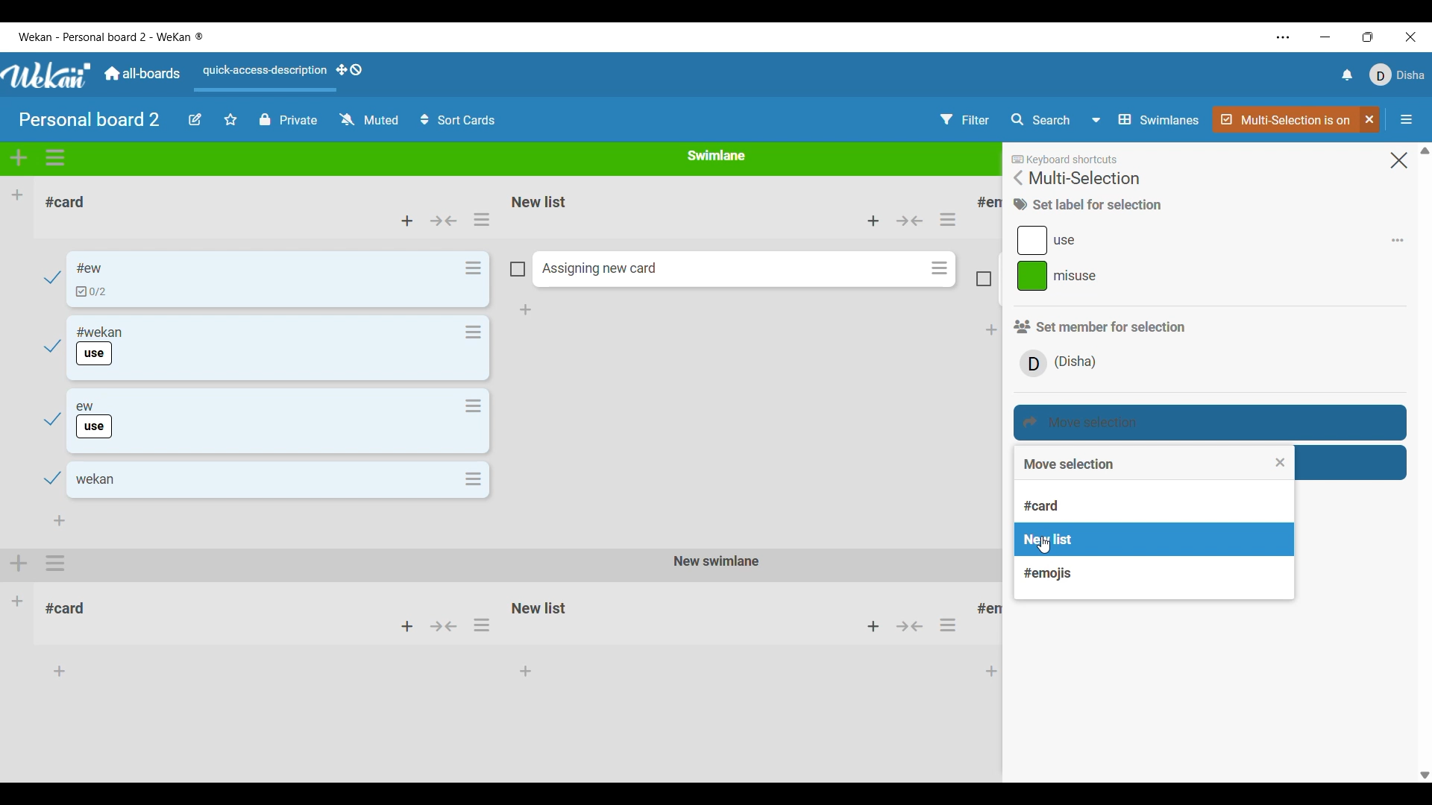 This screenshot has height=805, width=1432. What do you see at coordinates (1048, 541) in the screenshot?
I see `List of lists in current Swimlane` at bounding box center [1048, 541].